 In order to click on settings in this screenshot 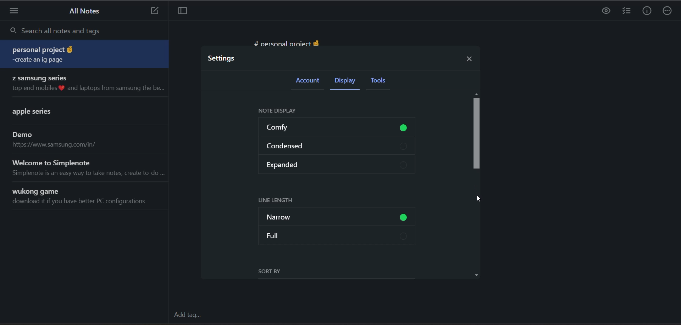, I will do `click(225, 59)`.